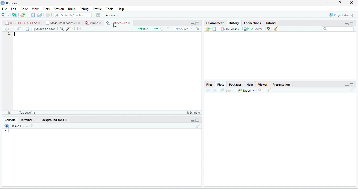  What do you see at coordinates (79, 29) in the screenshot?
I see `compile report` at bounding box center [79, 29].